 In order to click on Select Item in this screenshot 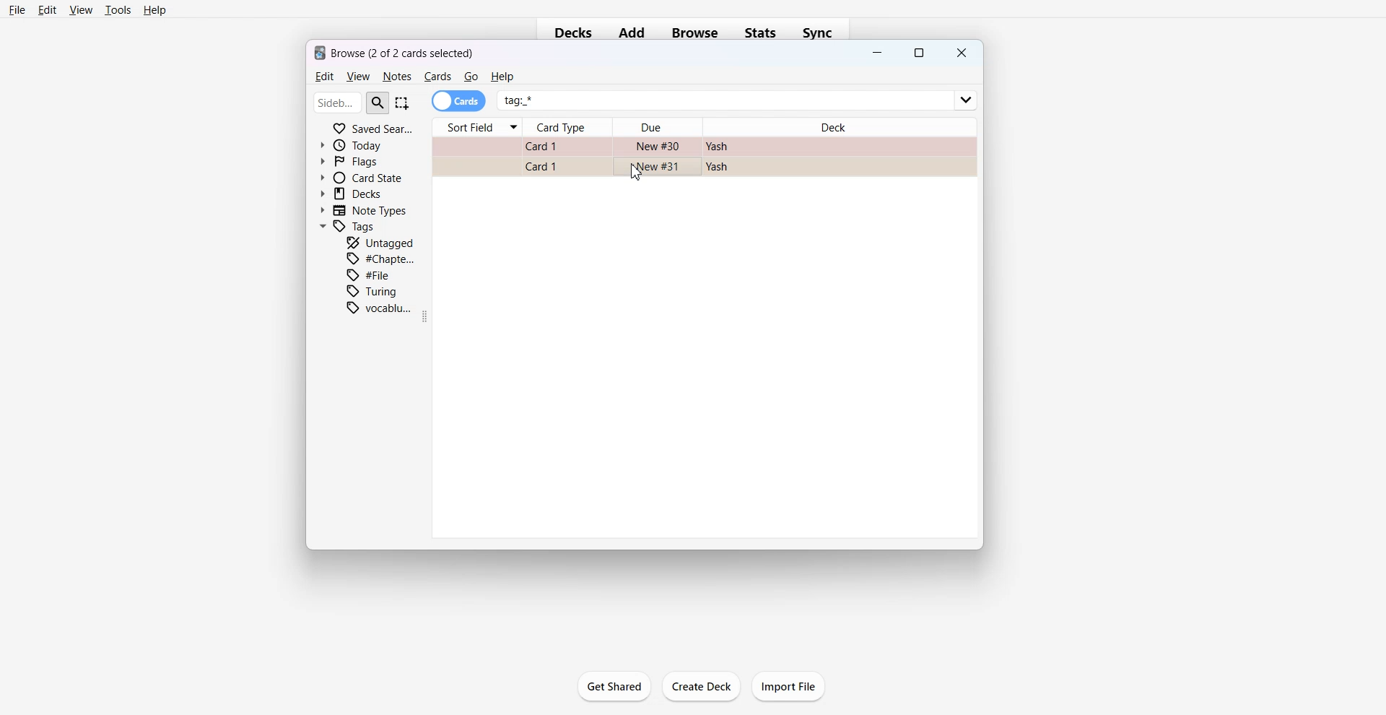, I will do `click(404, 103)`.